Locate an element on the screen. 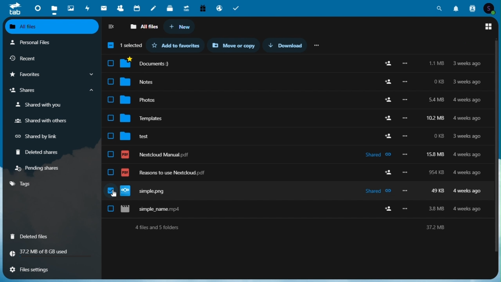  Notifications is located at coordinates (456, 7).